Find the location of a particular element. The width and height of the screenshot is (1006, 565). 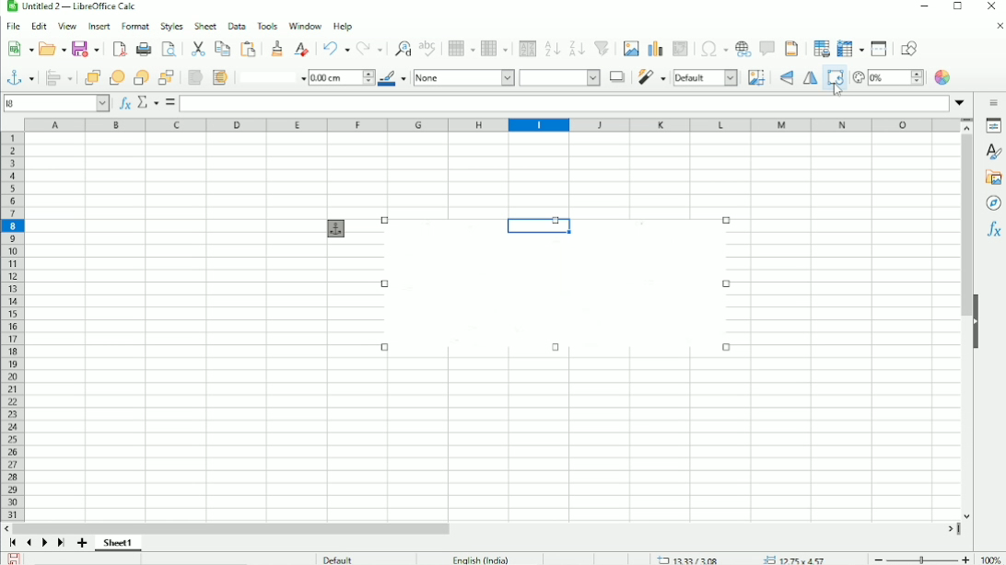

To background is located at coordinates (219, 77).